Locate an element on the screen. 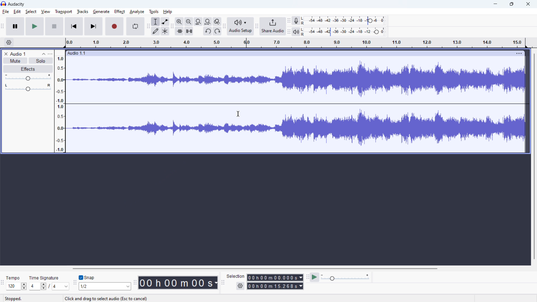 Image resolution: width=537 pixels, height=302 pixels. help is located at coordinates (168, 12).